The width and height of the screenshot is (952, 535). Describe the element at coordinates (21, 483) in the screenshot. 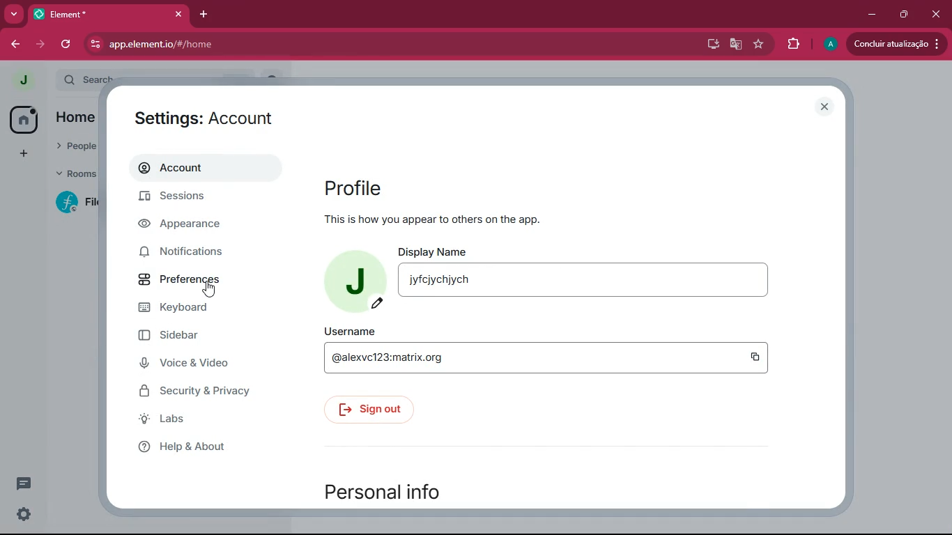

I see `comments` at that location.